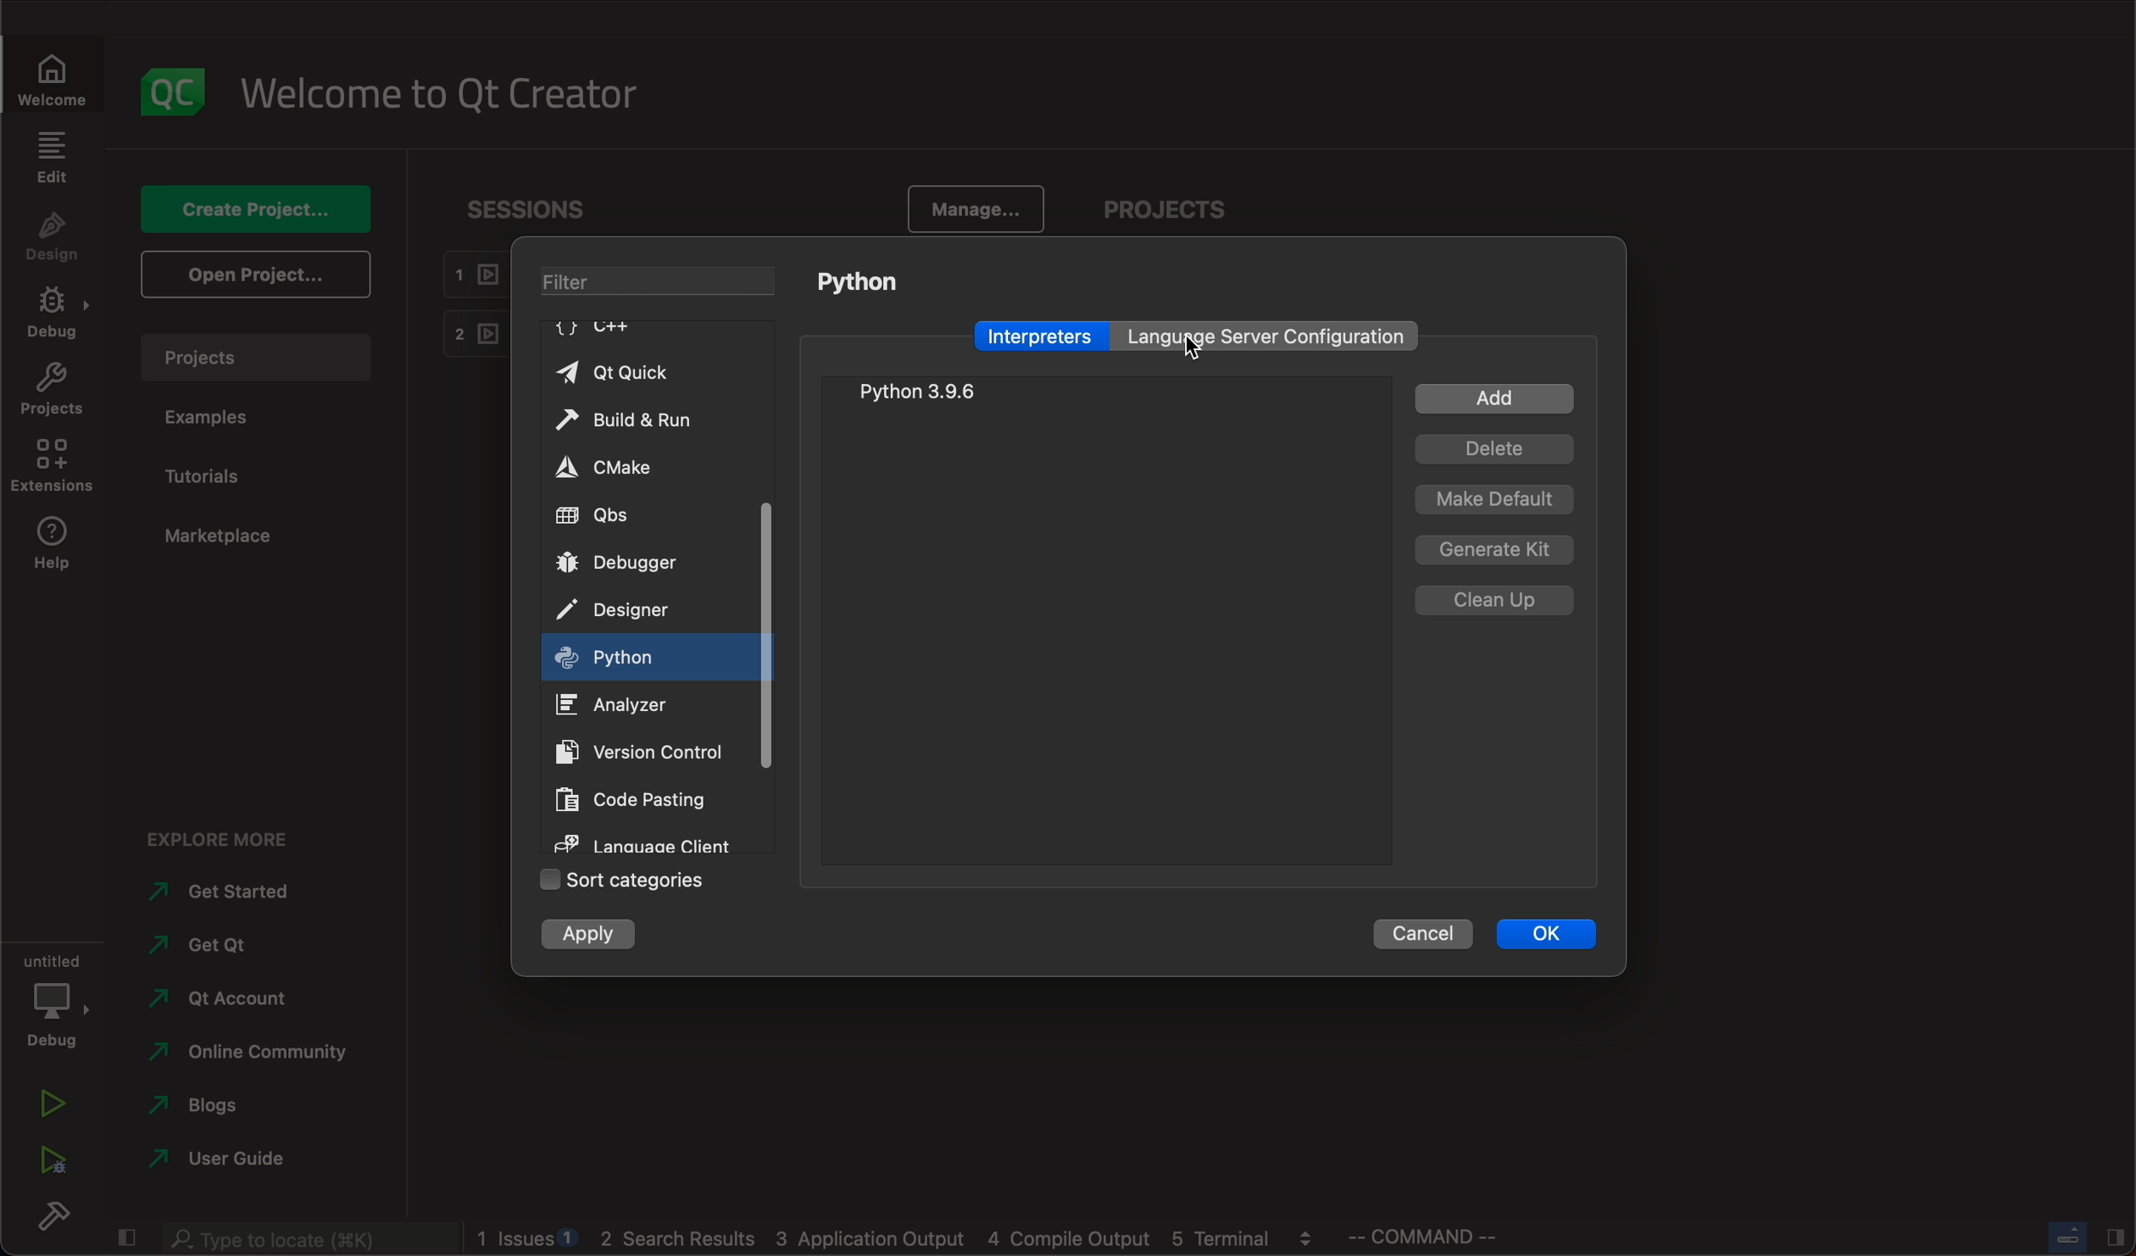 Image resolution: width=2136 pixels, height=1256 pixels. Describe the element at coordinates (225, 1000) in the screenshot. I see `account` at that location.